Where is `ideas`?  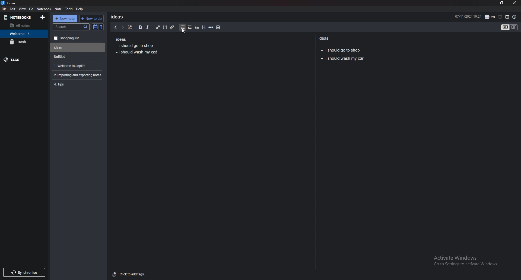 ideas is located at coordinates (119, 17).